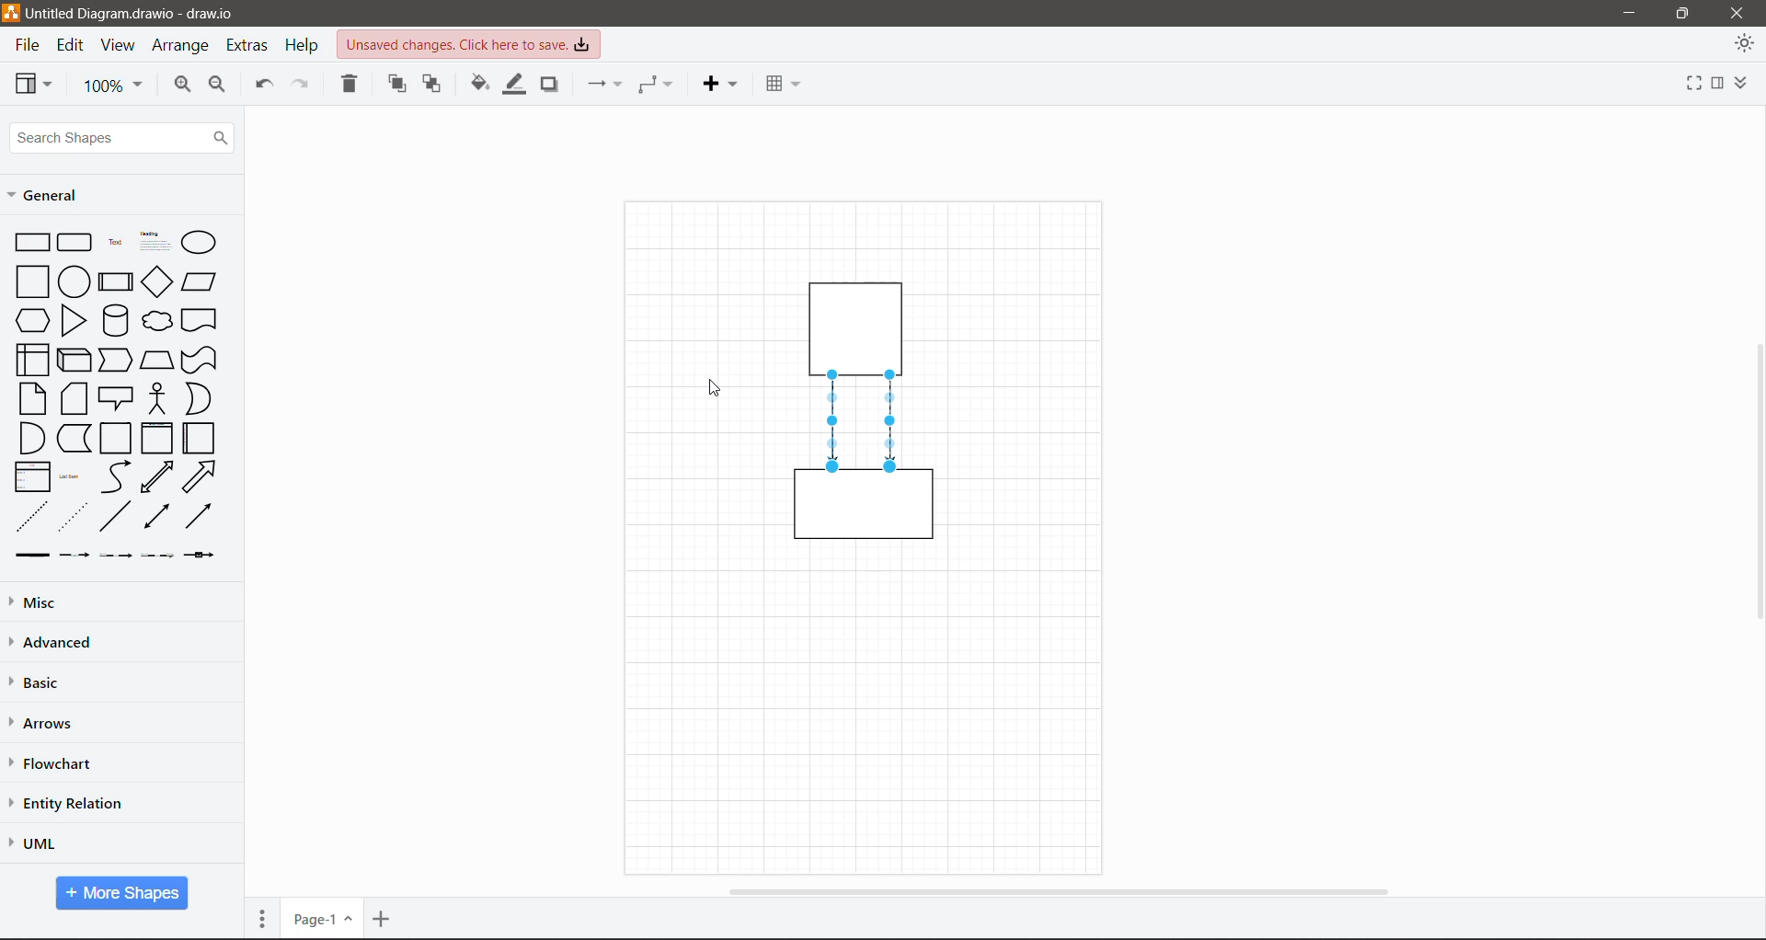  Describe the element at coordinates (219, 87) in the screenshot. I see `Zoom Out` at that location.